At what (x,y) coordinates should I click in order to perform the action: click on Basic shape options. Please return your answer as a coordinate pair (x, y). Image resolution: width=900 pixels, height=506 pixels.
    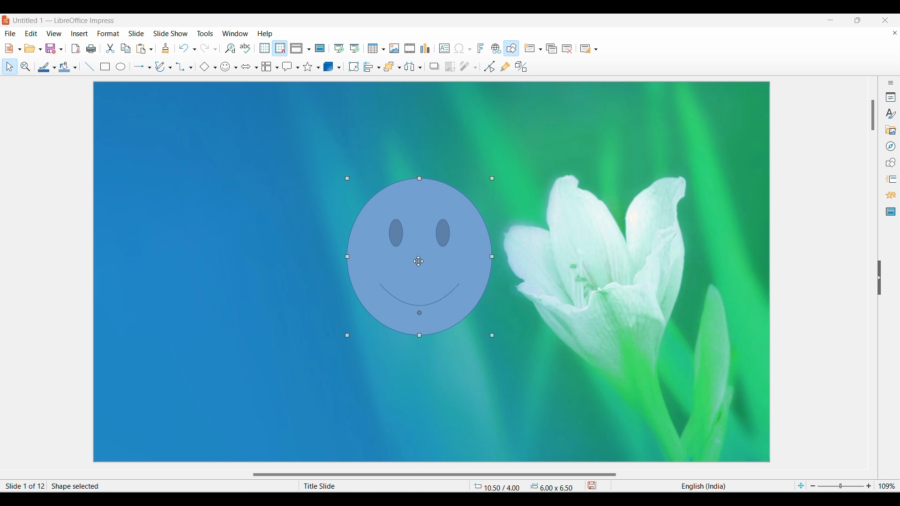
    Looking at the image, I should click on (215, 67).